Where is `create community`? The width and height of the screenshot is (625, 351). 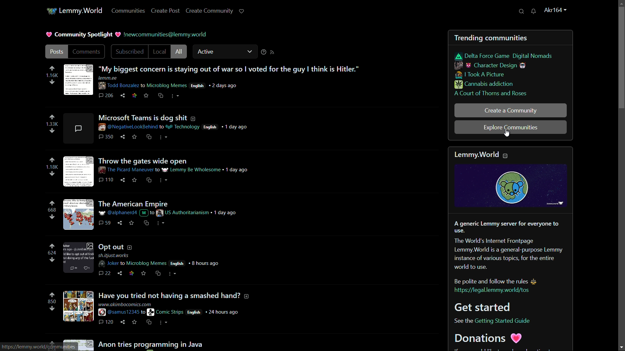
create community is located at coordinates (208, 10).